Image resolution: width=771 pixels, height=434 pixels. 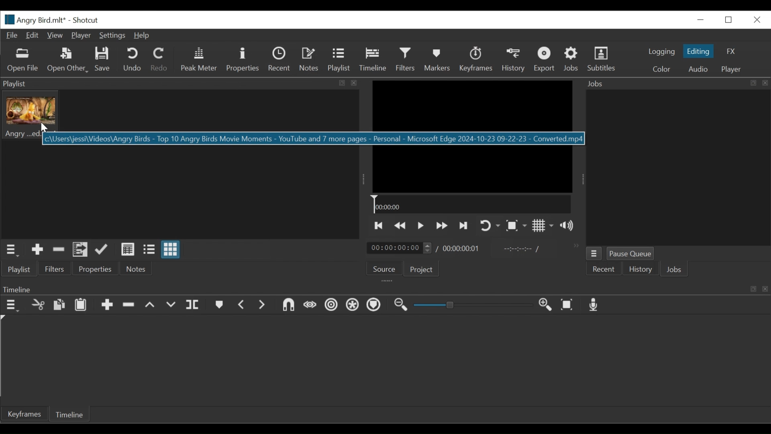 What do you see at coordinates (31, 116) in the screenshot?
I see `Clip` at bounding box center [31, 116].